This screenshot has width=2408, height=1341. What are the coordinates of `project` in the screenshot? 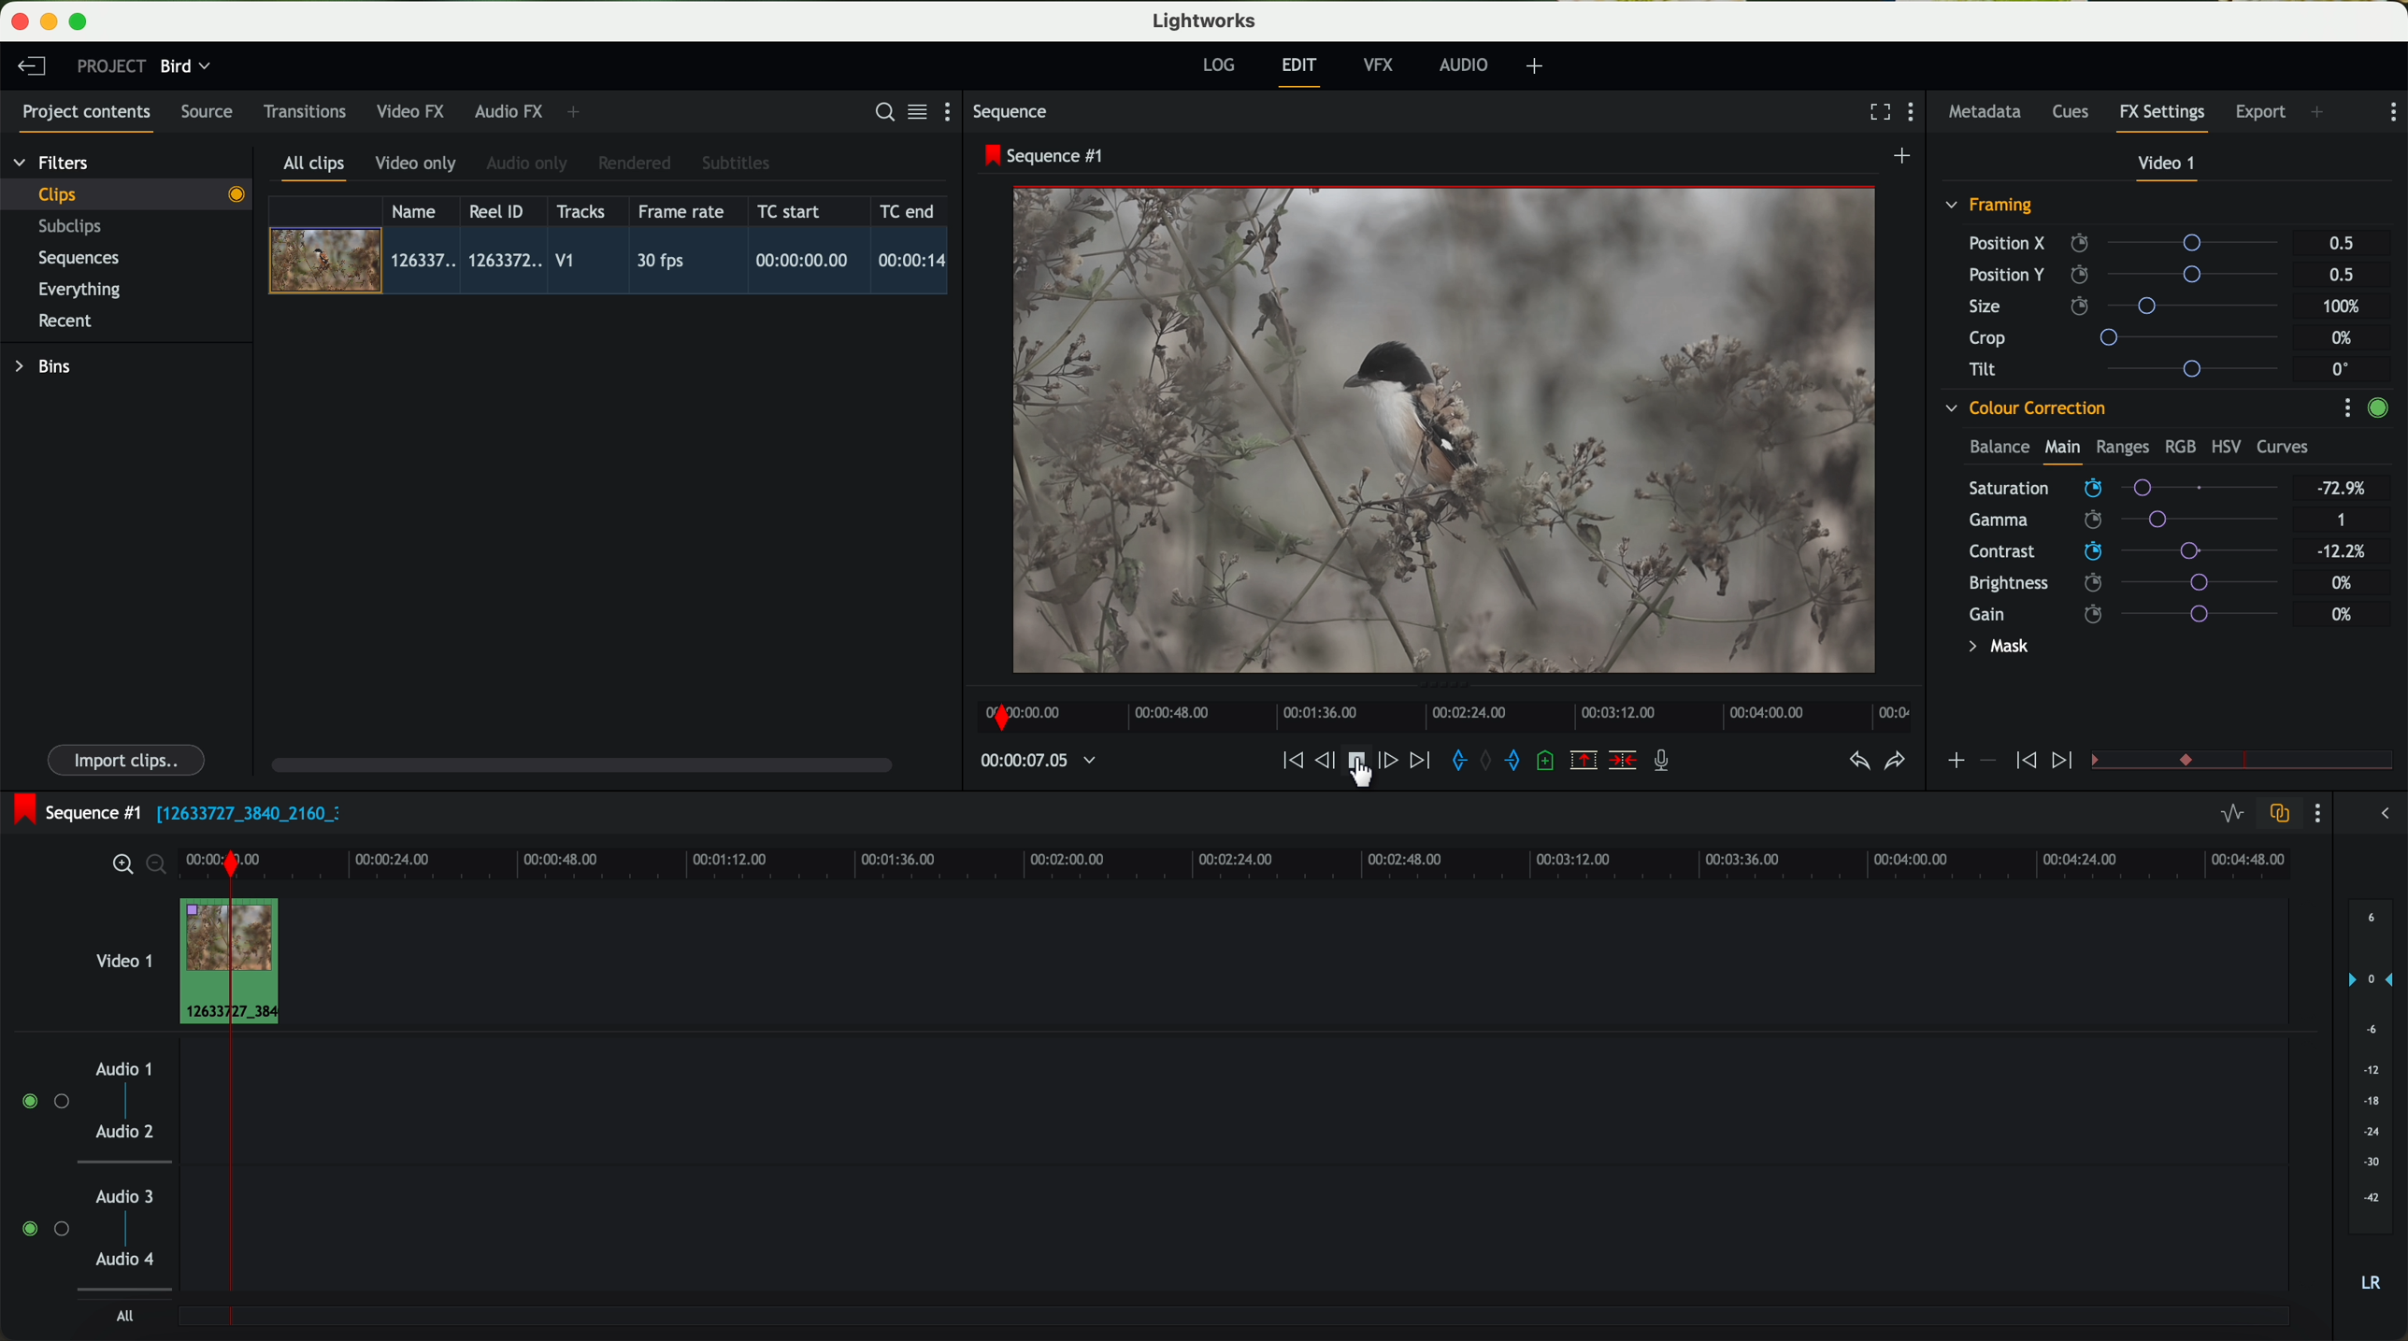 It's located at (111, 65).